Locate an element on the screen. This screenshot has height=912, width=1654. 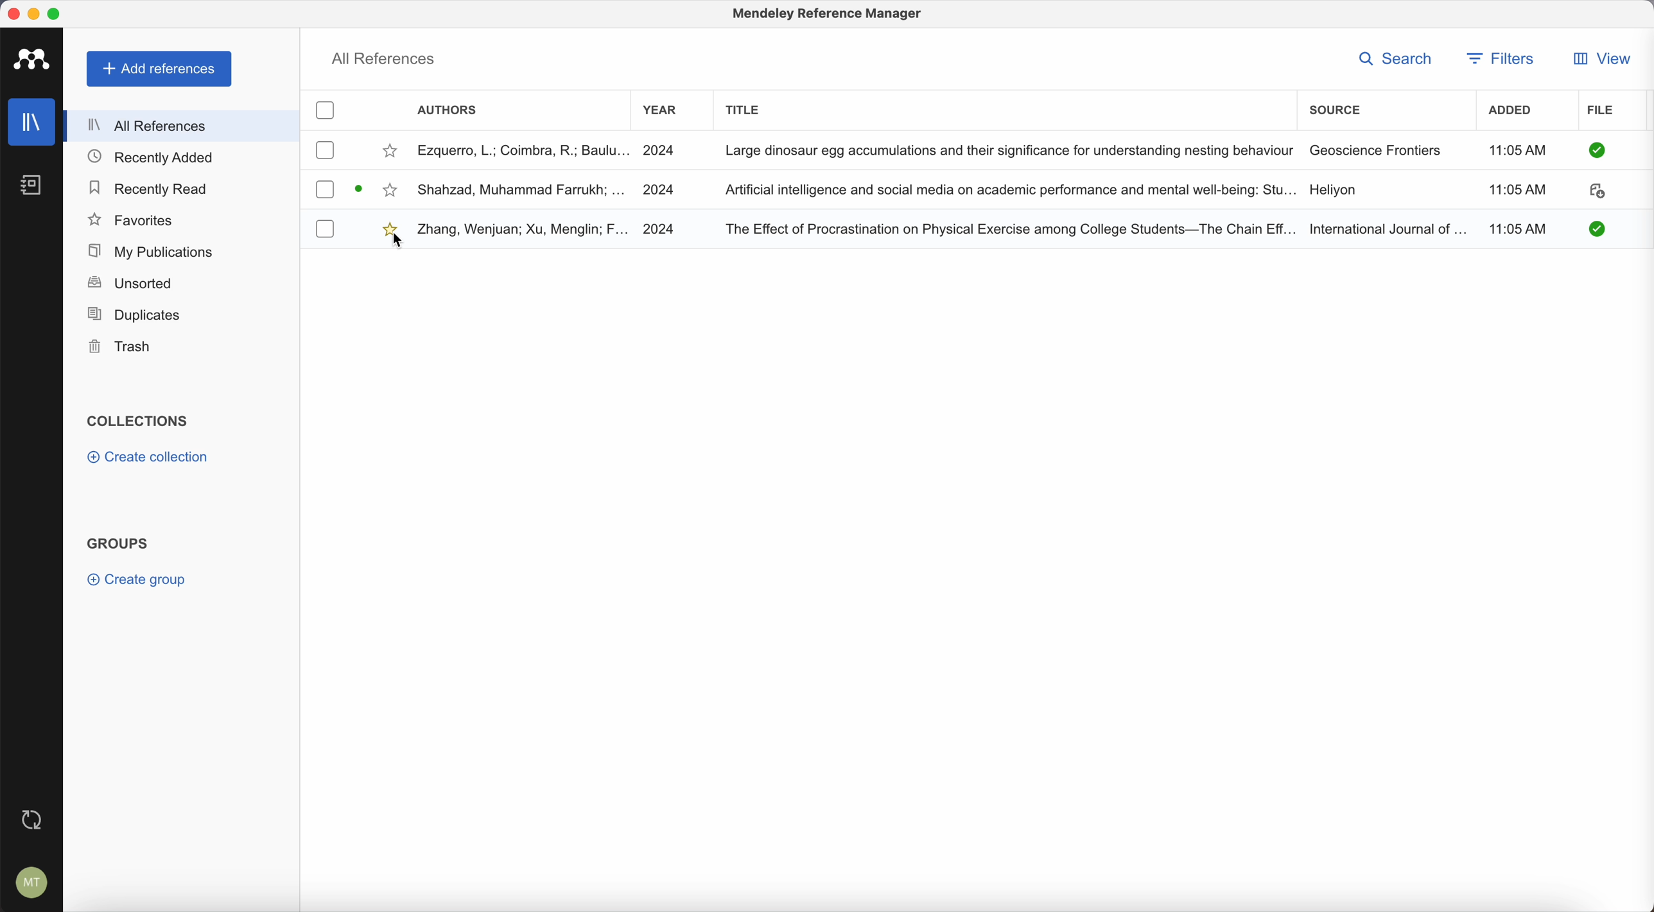
title is located at coordinates (745, 108).